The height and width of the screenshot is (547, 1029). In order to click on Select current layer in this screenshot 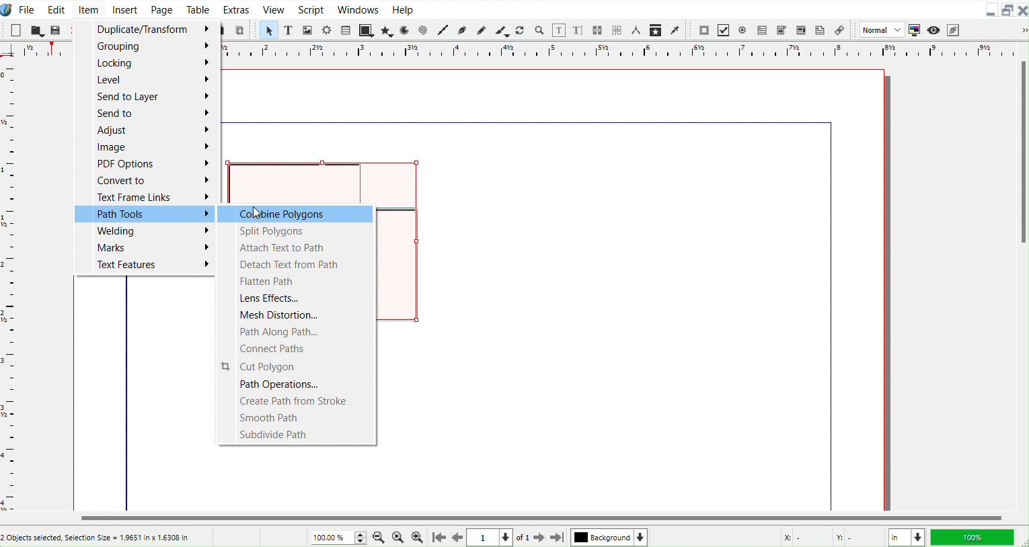, I will do `click(609, 537)`.